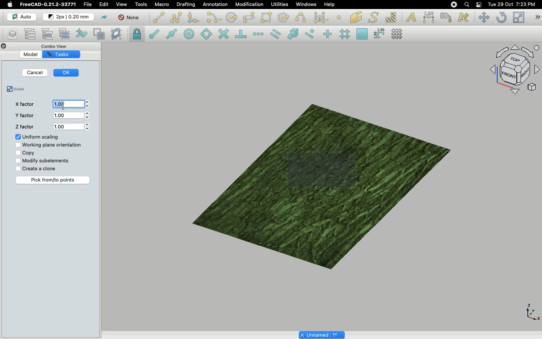 The width and height of the screenshot is (542, 339). Describe the element at coordinates (153, 33) in the screenshot. I see `Snap endpoint` at that location.